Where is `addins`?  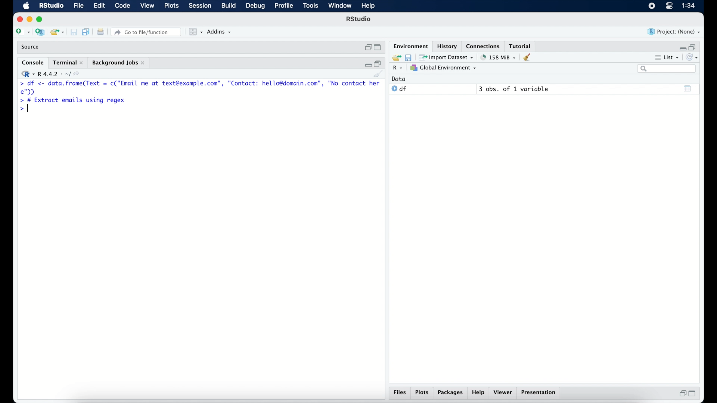 addins is located at coordinates (220, 32).